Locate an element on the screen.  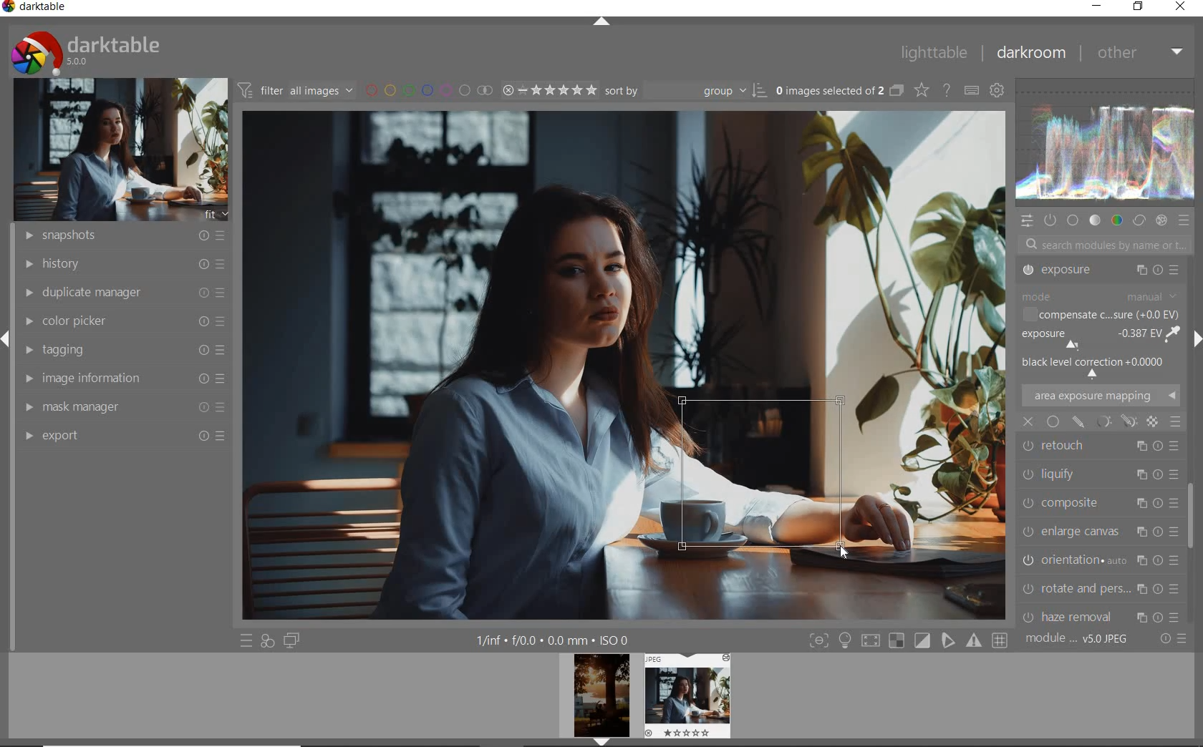
SEARCH MODULES is located at coordinates (1105, 245).